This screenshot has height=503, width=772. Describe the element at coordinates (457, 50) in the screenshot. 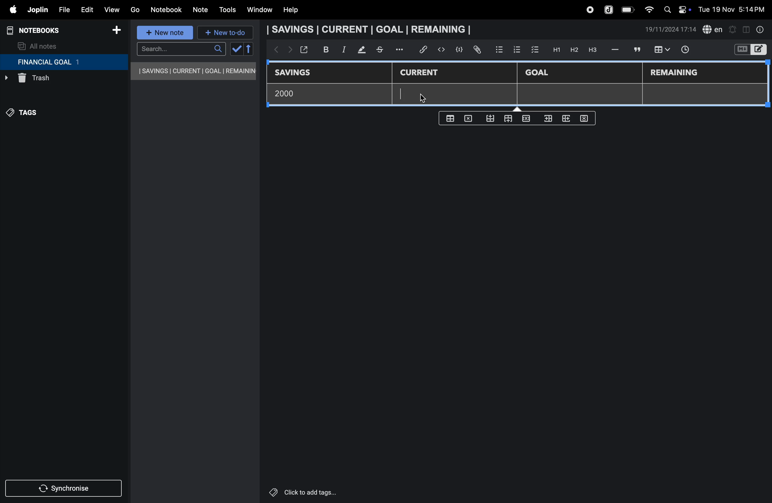

I see `code block` at that location.